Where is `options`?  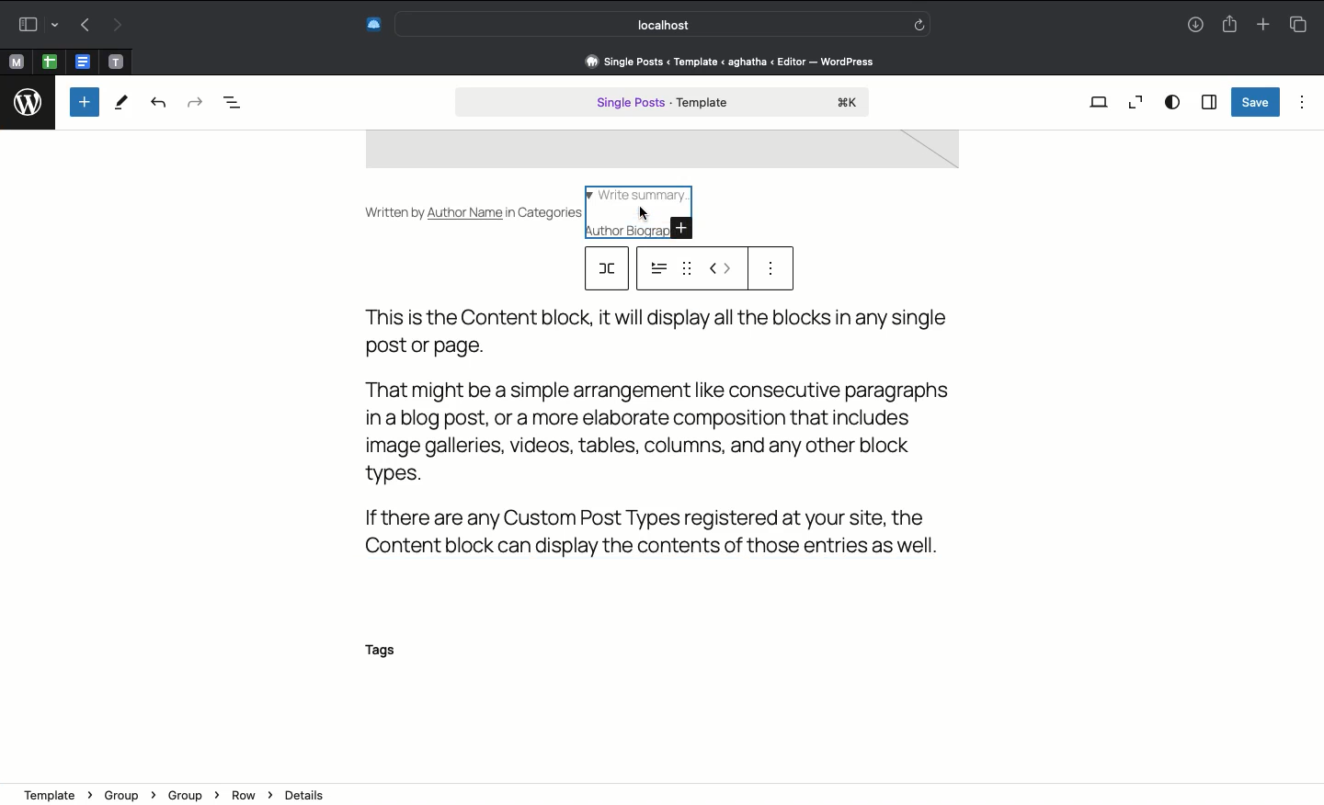 options is located at coordinates (654, 270).